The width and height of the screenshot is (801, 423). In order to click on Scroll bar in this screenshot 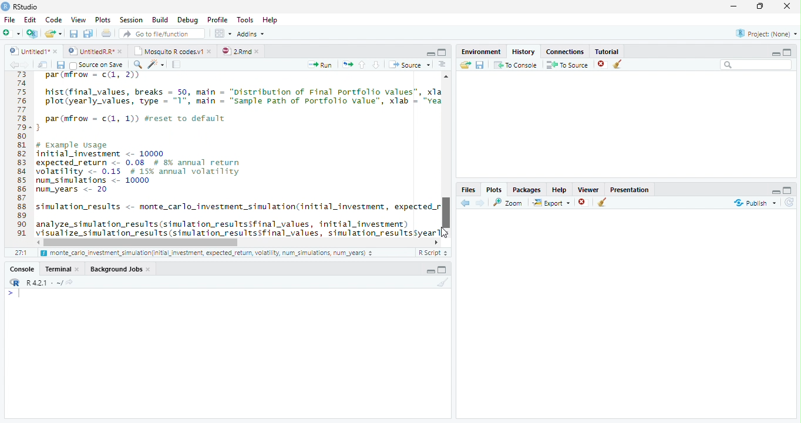, I will do `click(143, 242)`.